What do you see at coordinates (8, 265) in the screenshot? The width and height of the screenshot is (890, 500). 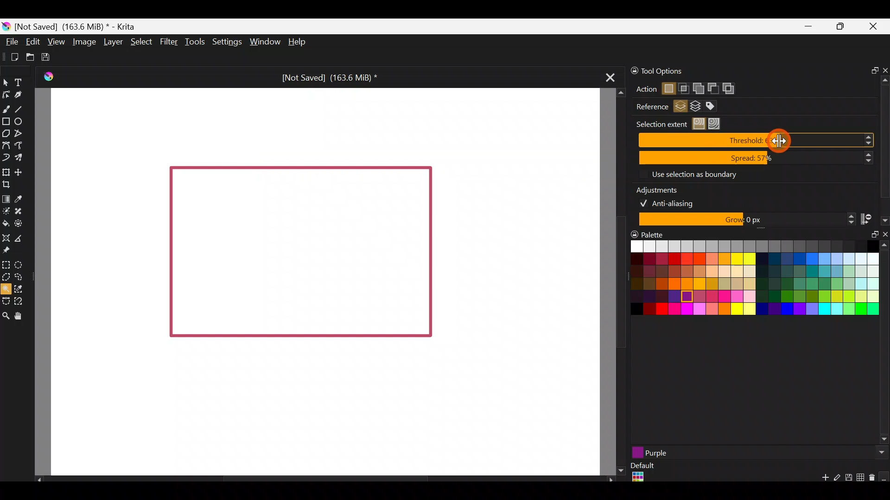 I see `Rectangular selection tool` at bounding box center [8, 265].